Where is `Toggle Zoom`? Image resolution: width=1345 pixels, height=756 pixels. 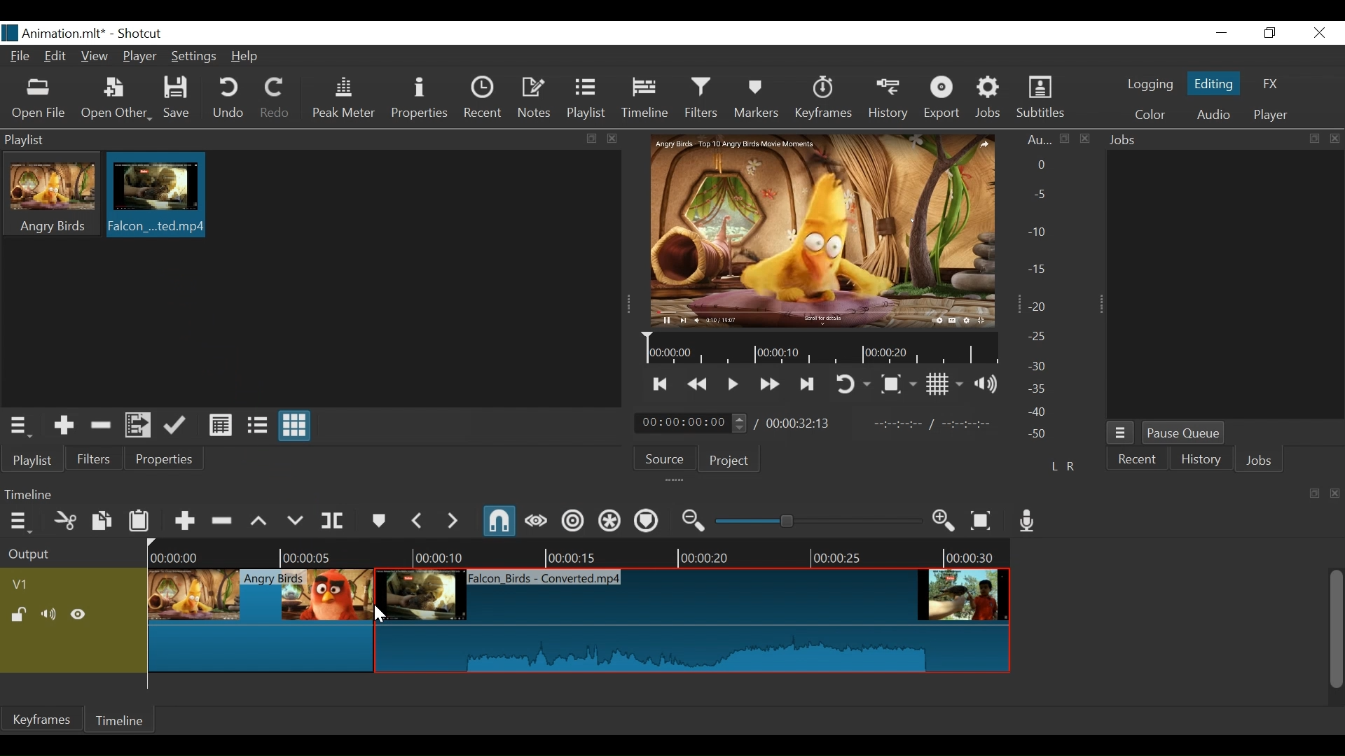
Toggle Zoom is located at coordinates (899, 384).